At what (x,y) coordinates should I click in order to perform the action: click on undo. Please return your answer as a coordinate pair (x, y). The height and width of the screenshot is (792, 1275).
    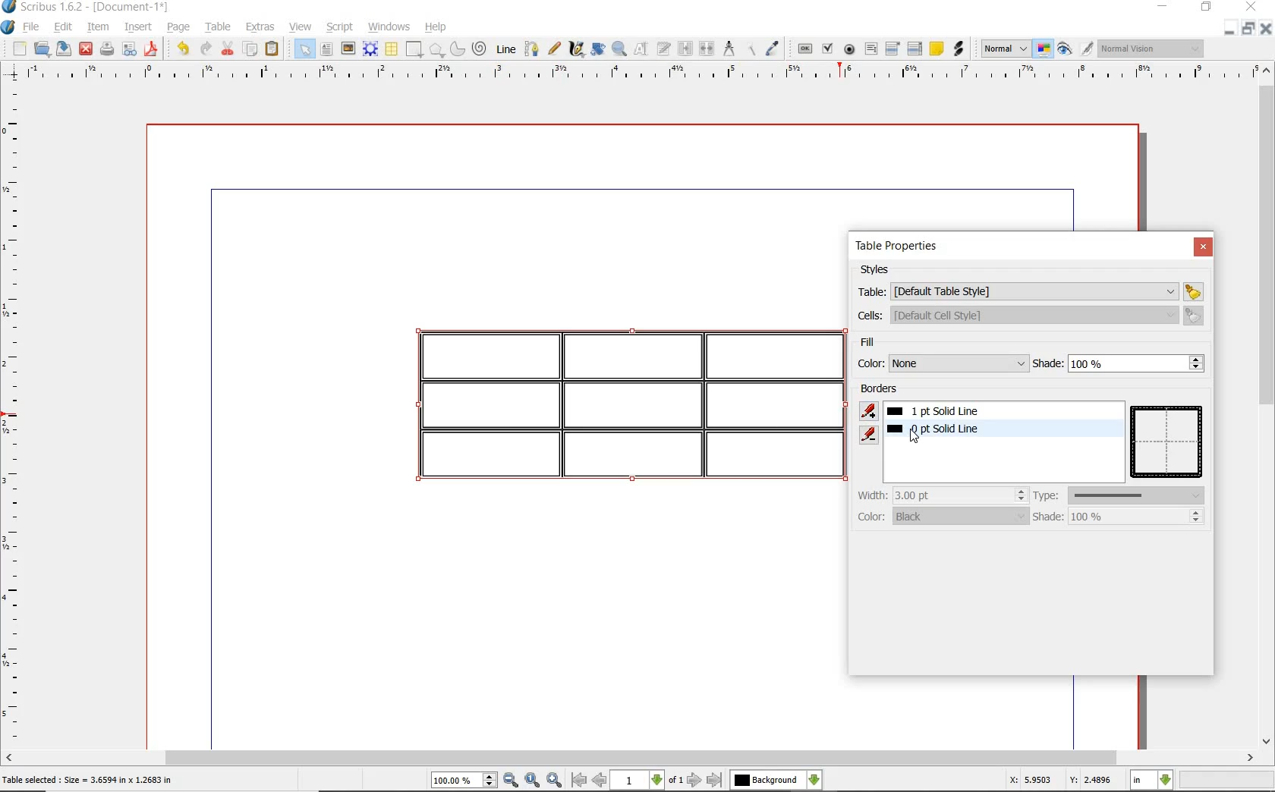
    Looking at the image, I should click on (183, 49).